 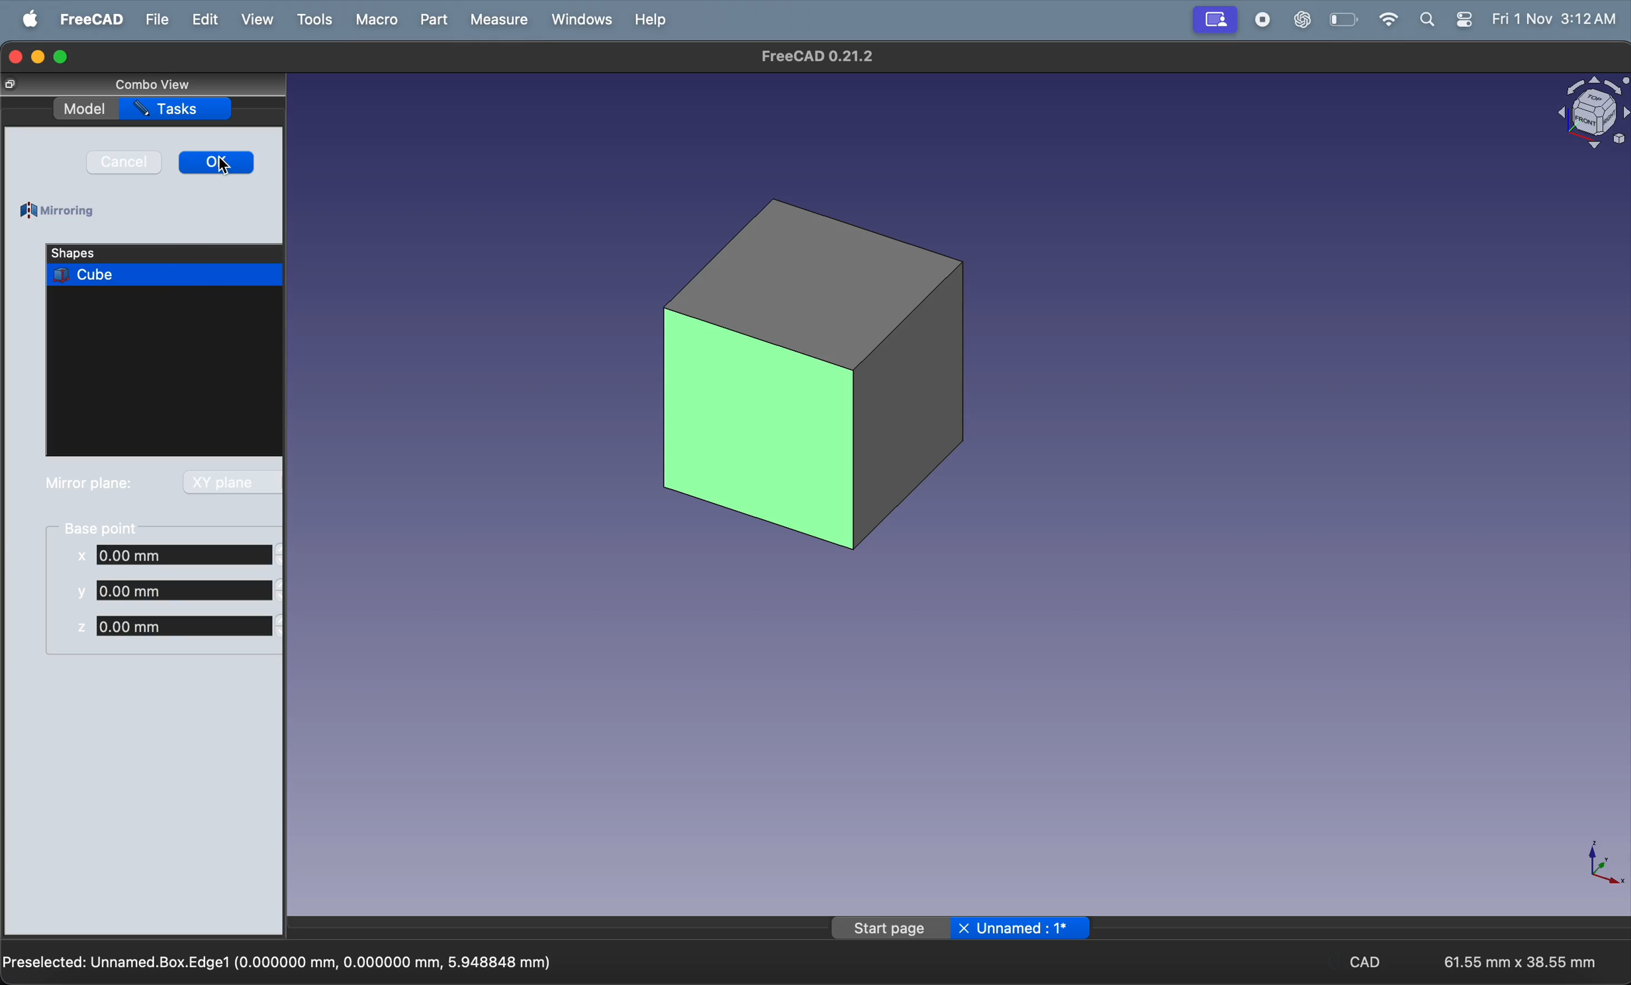 I want to click on resize, so click(x=12, y=84).